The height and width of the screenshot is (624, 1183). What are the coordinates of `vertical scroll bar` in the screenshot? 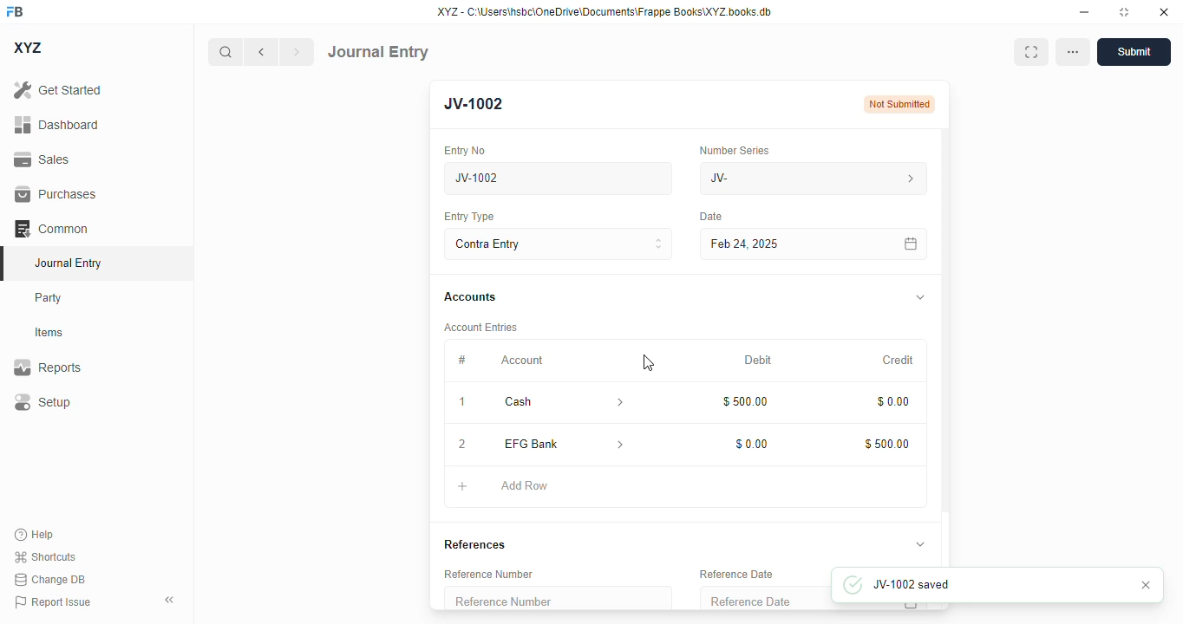 It's located at (944, 347).